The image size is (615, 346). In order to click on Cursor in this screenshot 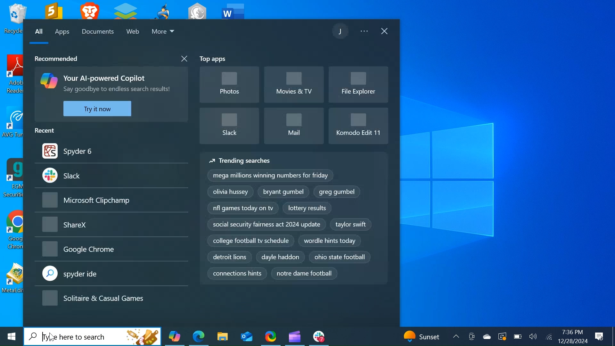, I will do `click(52, 337)`.